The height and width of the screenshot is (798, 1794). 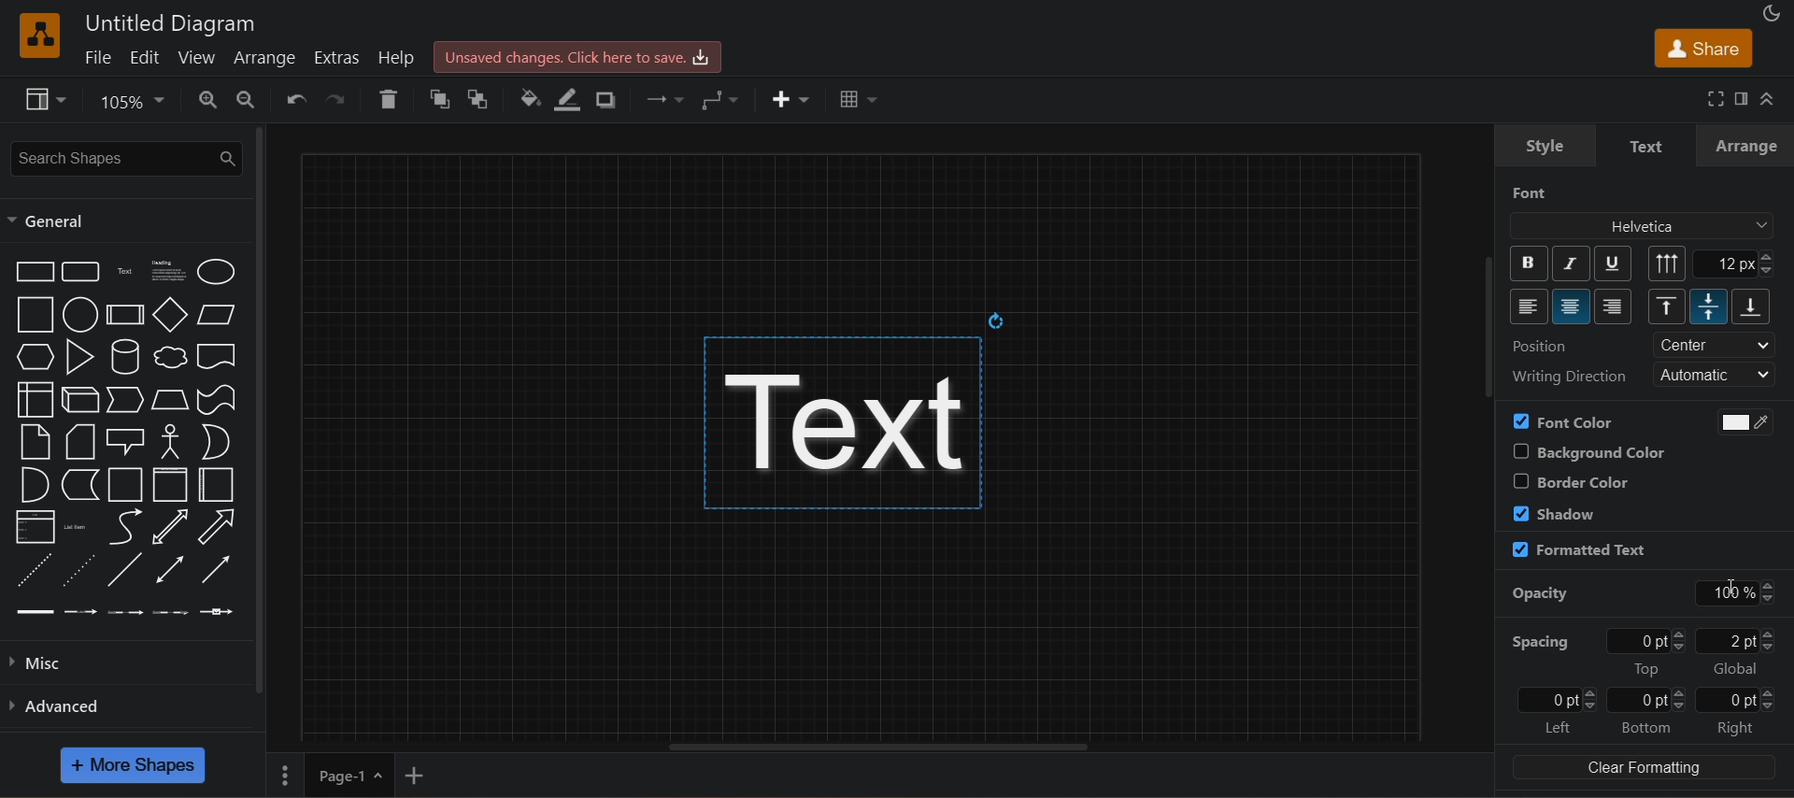 What do you see at coordinates (80, 357) in the screenshot?
I see `triangle` at bounding box center [80, 357].